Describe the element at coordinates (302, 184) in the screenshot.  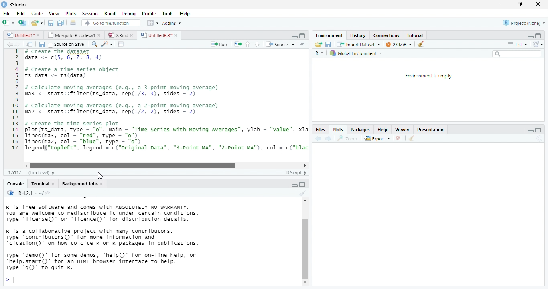
I see `minimize` at that location.